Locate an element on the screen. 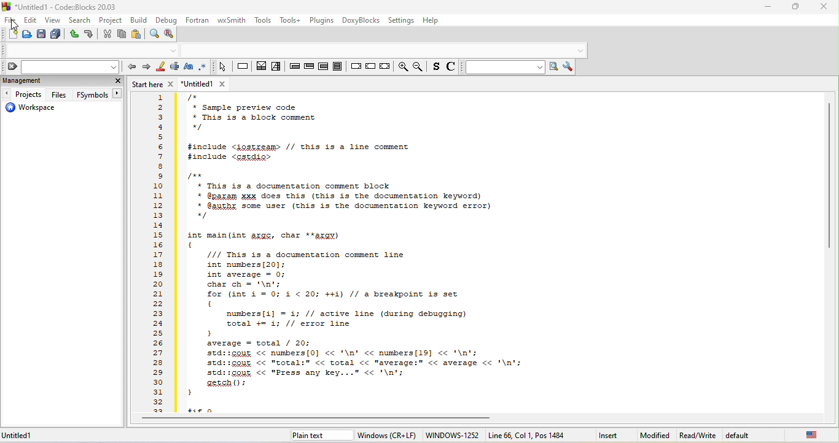 The image size is (839, 443). debug is located at coordinates (166, 21).